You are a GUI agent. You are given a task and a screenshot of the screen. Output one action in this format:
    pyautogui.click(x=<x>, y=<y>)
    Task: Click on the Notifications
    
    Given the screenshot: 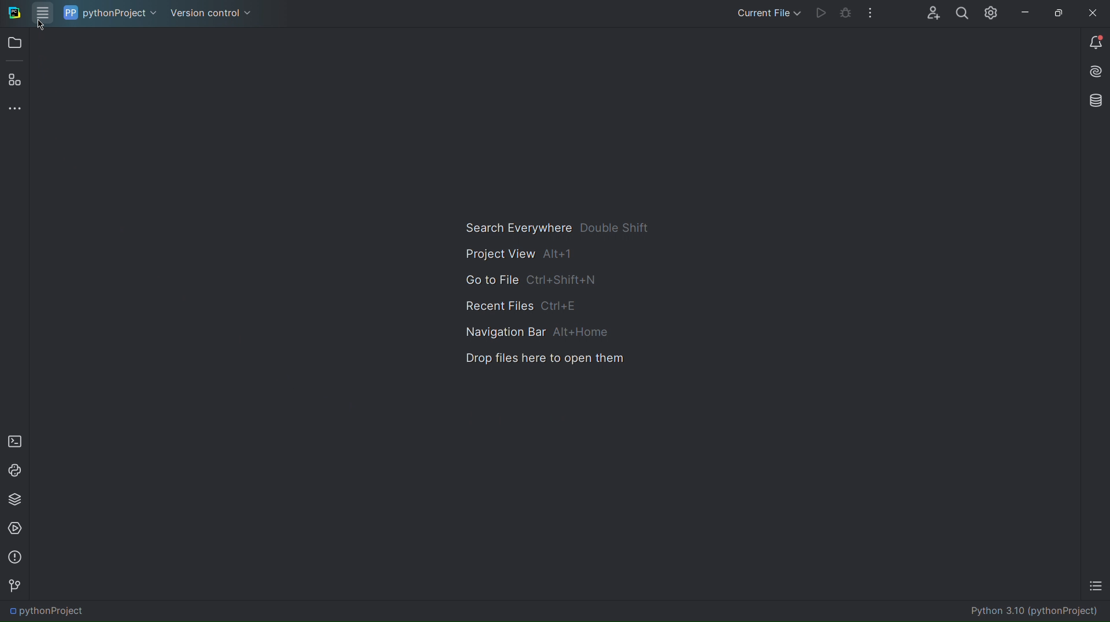 What is the action you would take?
    pyautogui.click(x=1094, y=42)
    